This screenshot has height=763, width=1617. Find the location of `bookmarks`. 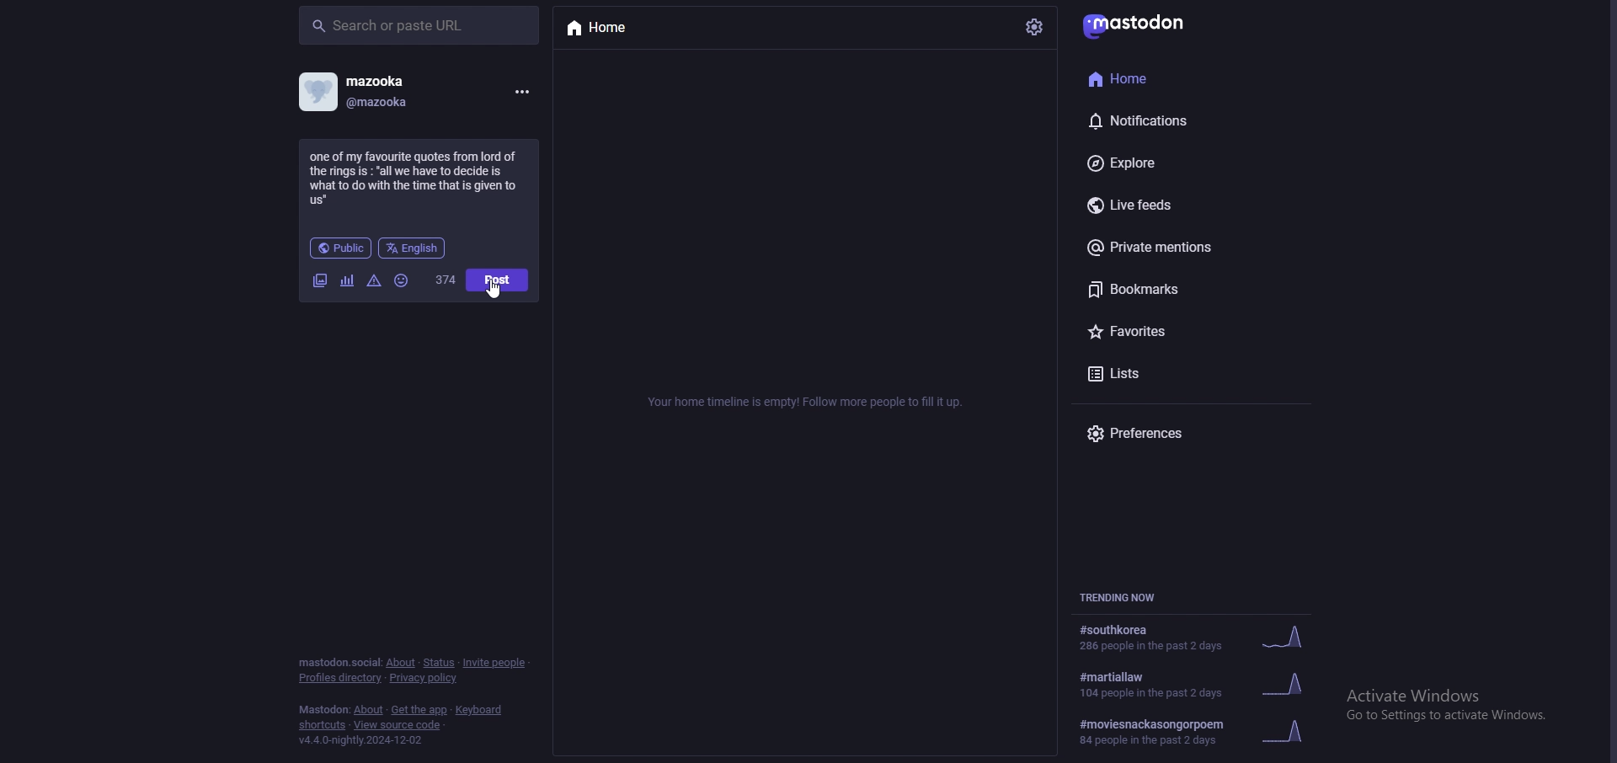

bookmarks is located at coordinates (1183, 289).